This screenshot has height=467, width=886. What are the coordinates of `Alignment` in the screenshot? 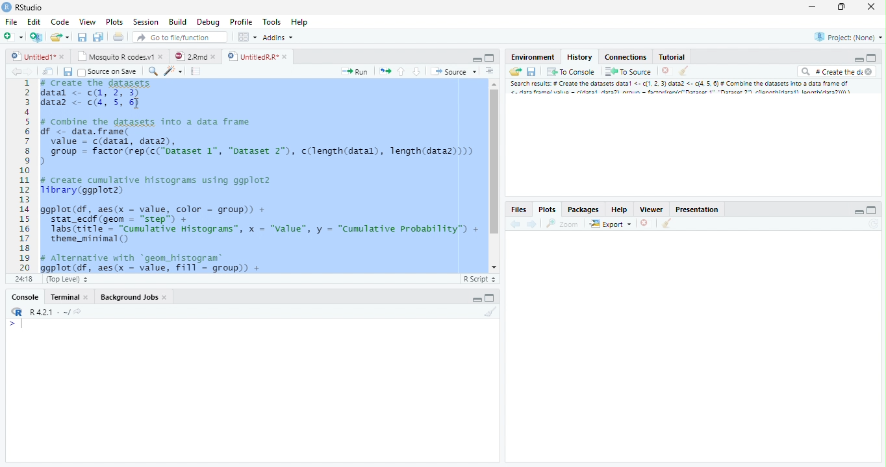 It's located at (490, 73).